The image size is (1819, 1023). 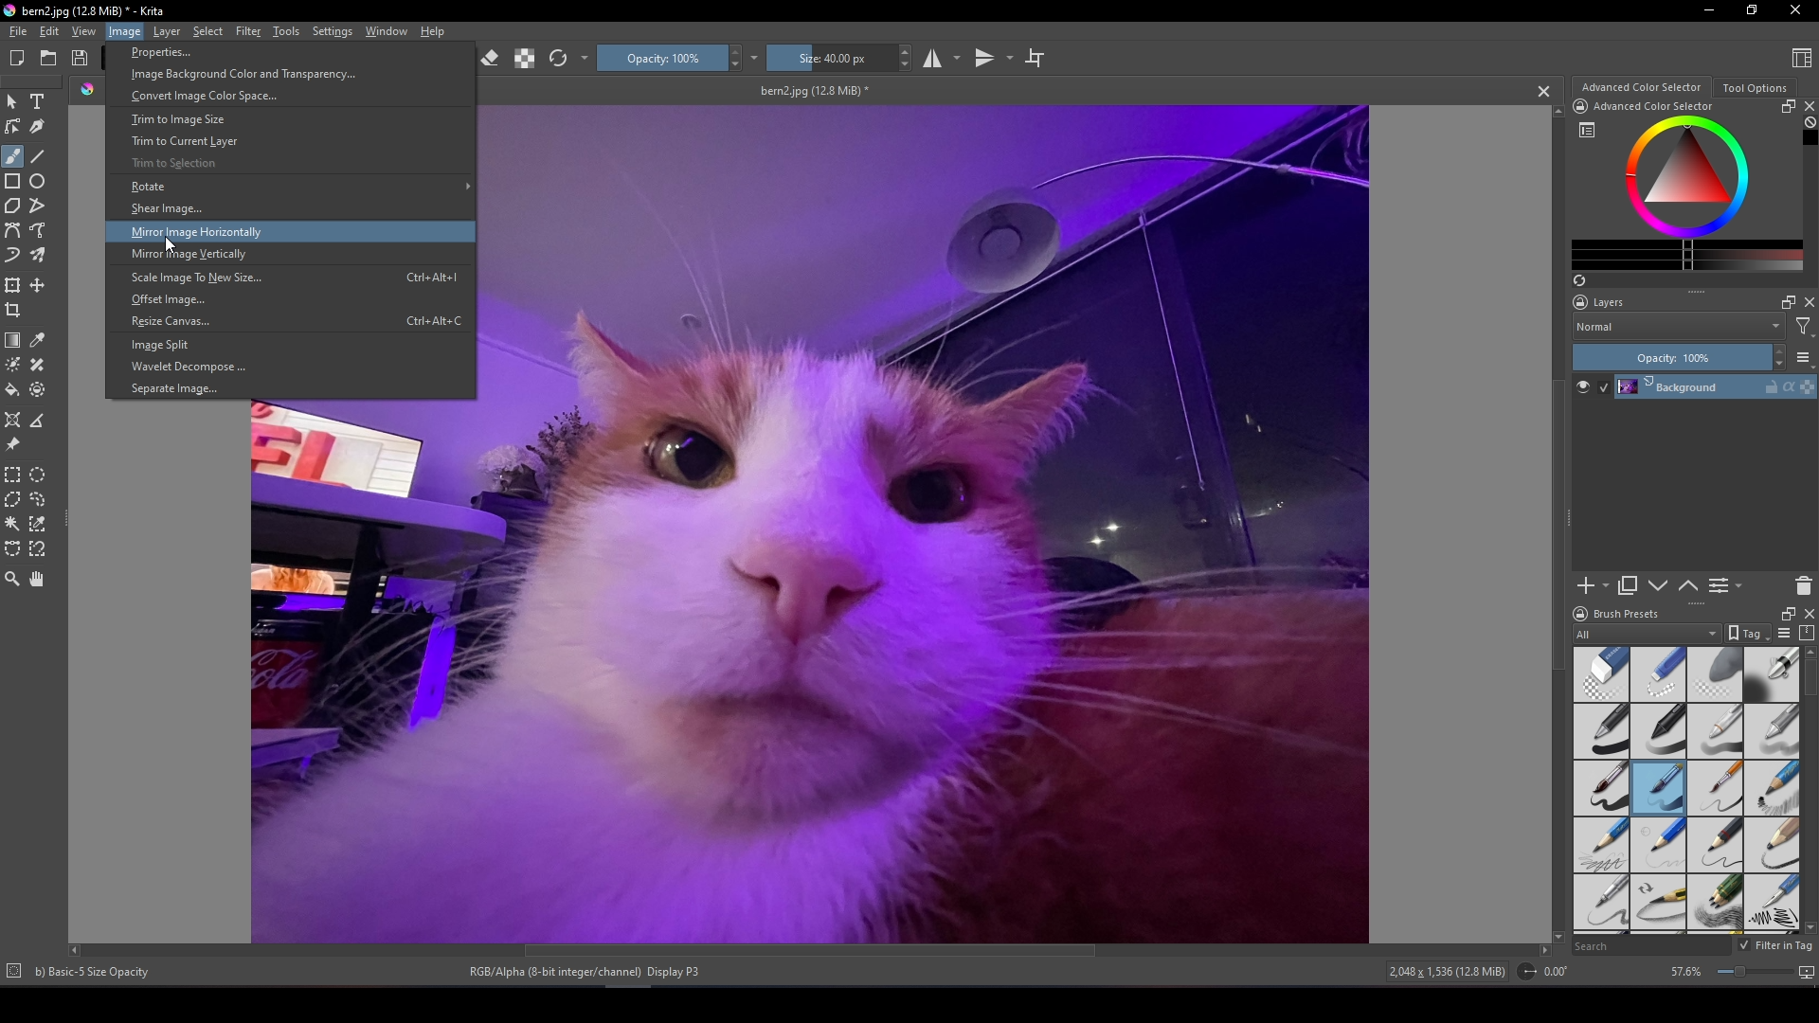 I want to click on Multibrush tool, so click(x=37, y=255).